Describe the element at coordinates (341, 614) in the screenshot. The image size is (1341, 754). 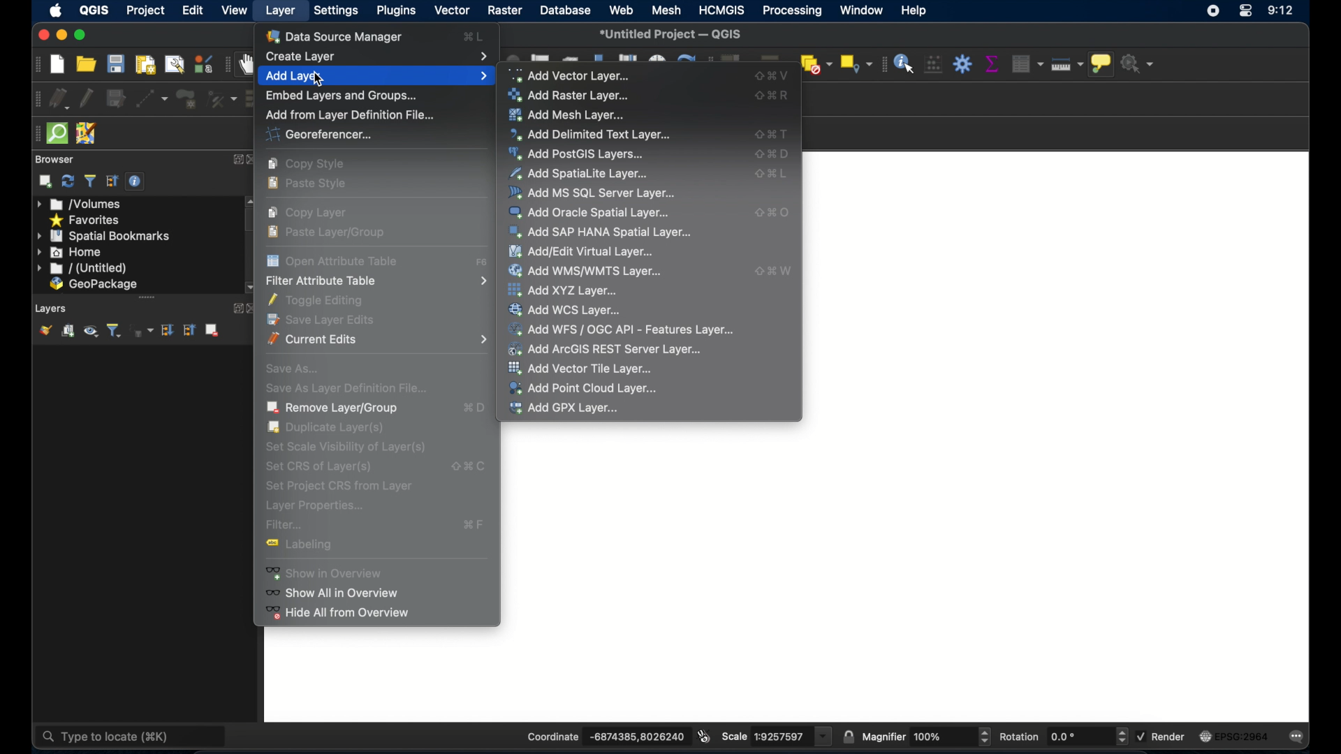
I see `Hide all from overview` at that location.